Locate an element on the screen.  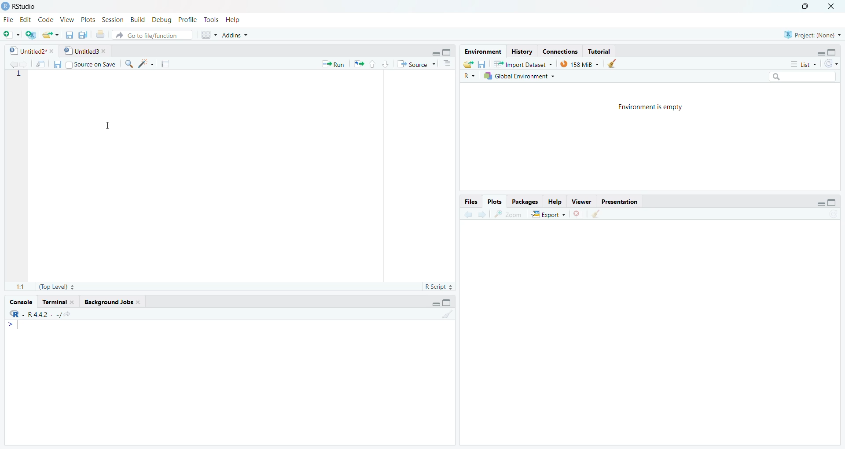
 is located at coordinates (613, 63).